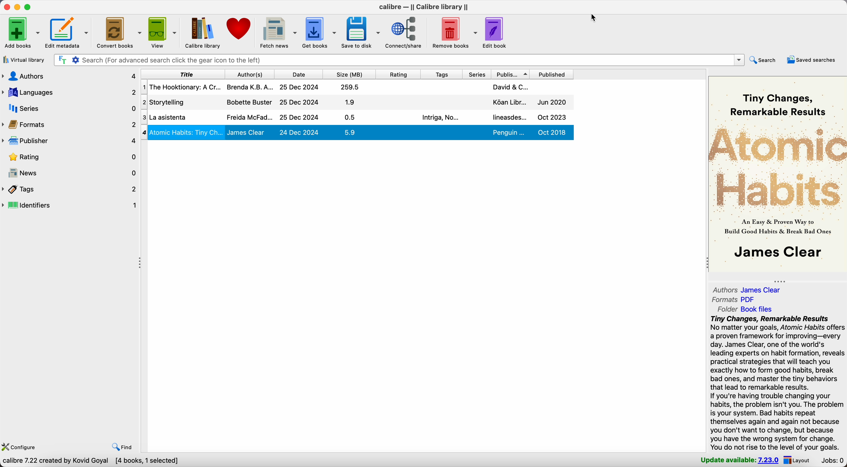 Image resolution: width=847 pixels, height=467 pixels. I want to click on close Calibre, so click(6, 7).